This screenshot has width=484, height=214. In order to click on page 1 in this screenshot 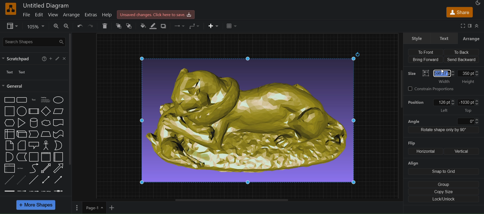, I will do `click(95, 208)`.